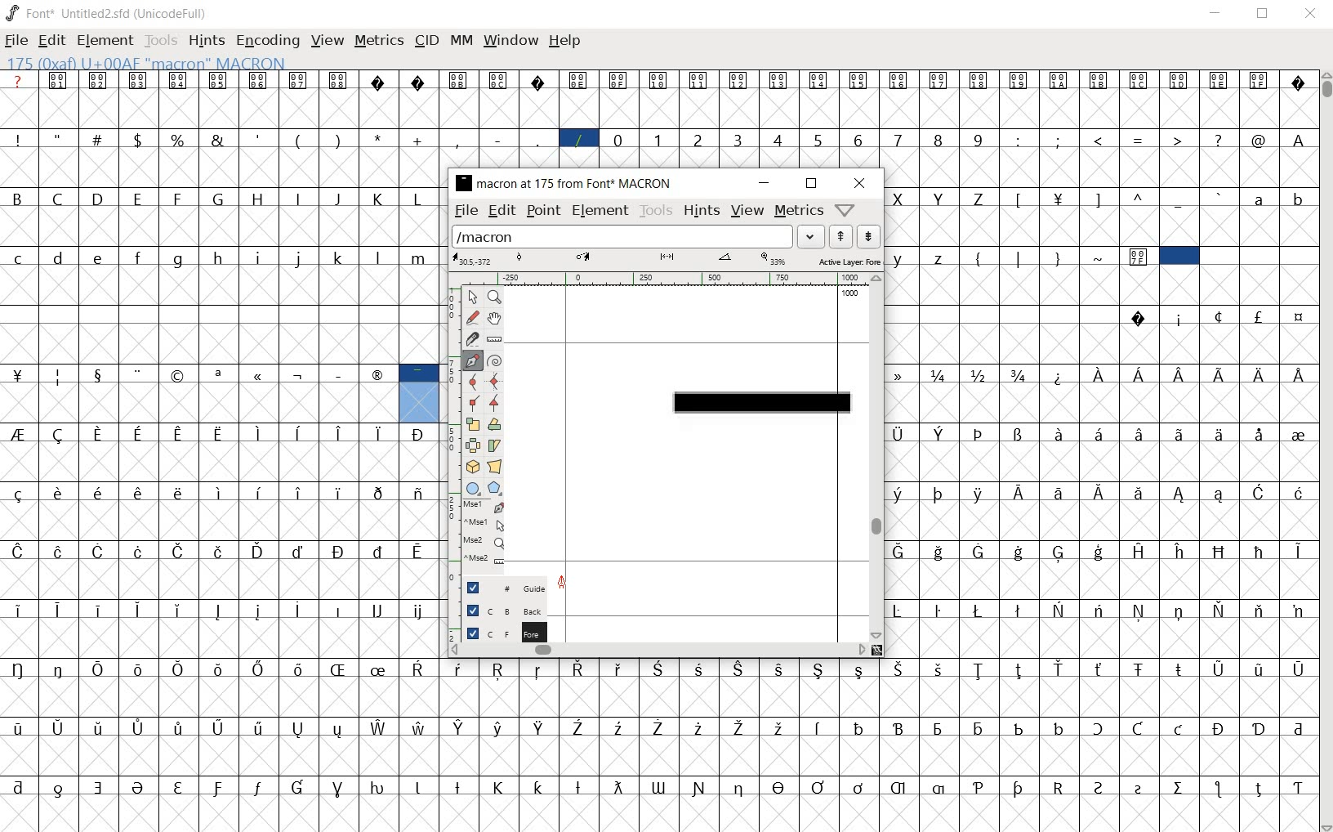 The width and height of the screenshot is (1333, 832). What do you see at coordinates (493, 446) in the screenshot?
I see `skew` at bounding box center [493, 446].